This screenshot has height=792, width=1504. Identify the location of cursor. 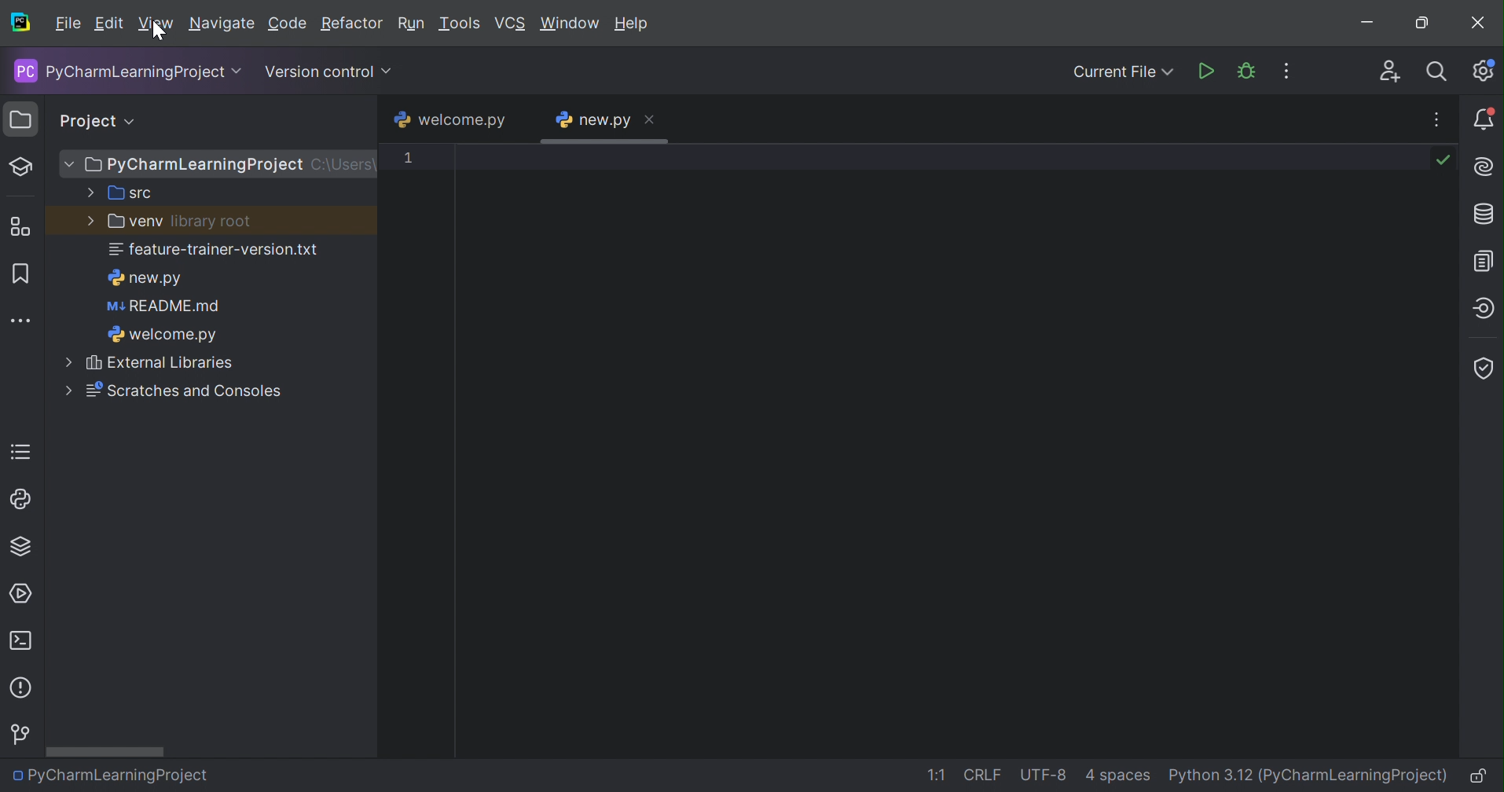
(158, 33).